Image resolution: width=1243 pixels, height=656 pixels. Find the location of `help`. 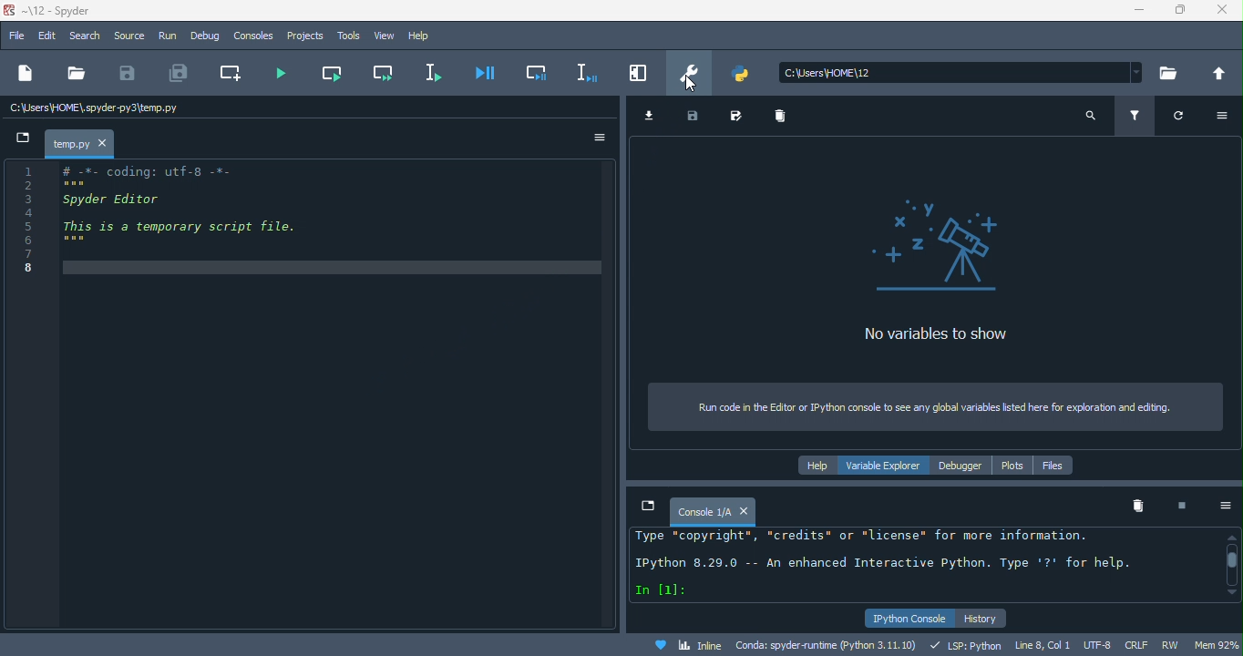

help is located at coordinates (428, 36).